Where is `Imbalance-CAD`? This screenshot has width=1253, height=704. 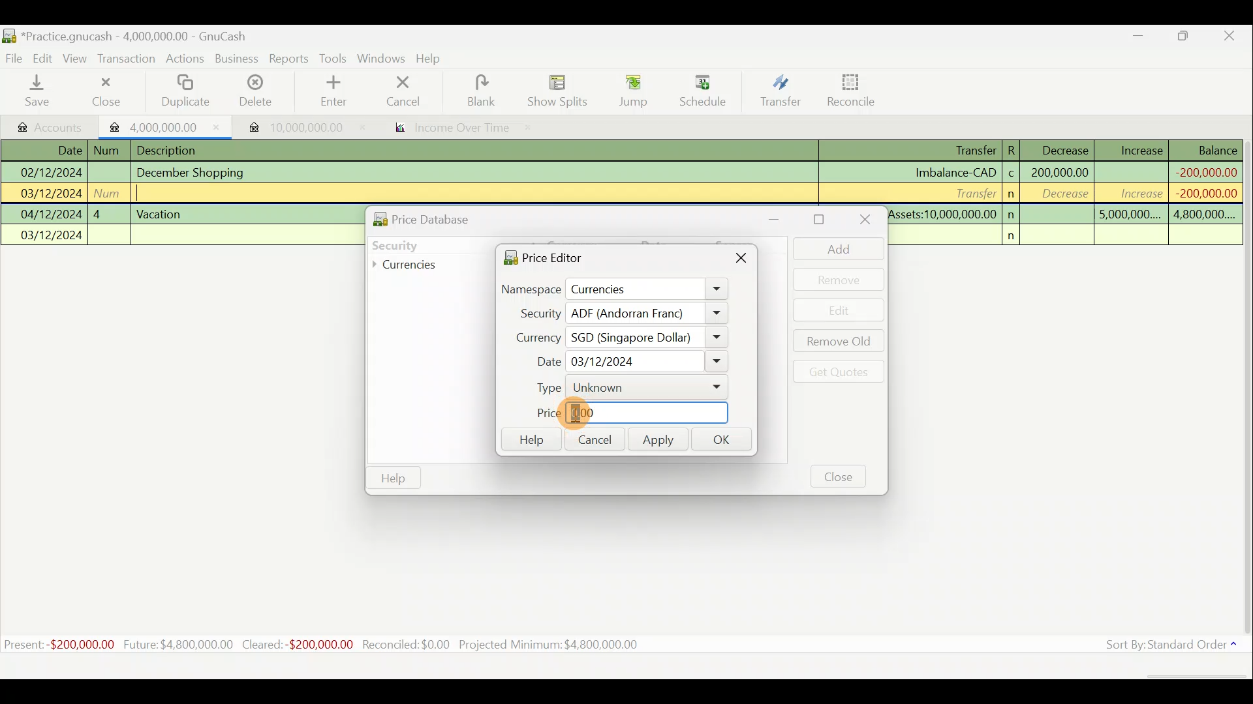 Imbalance-CAD is located at coordinates (955, 172).